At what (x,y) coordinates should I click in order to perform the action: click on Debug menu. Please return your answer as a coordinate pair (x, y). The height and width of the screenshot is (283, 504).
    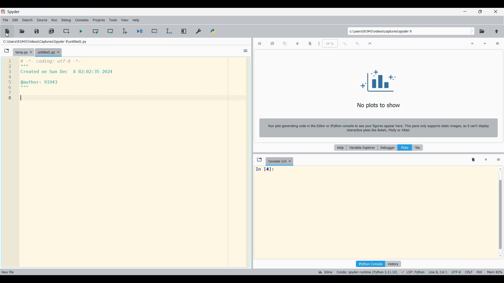
    Looking at the image, I should click on (66, 20).